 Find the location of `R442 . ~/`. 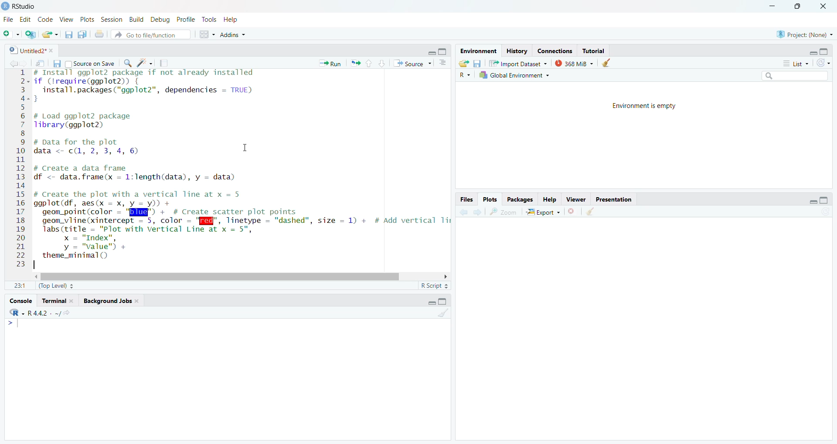

R442 . ~/ is located at coordinates (35, 313).